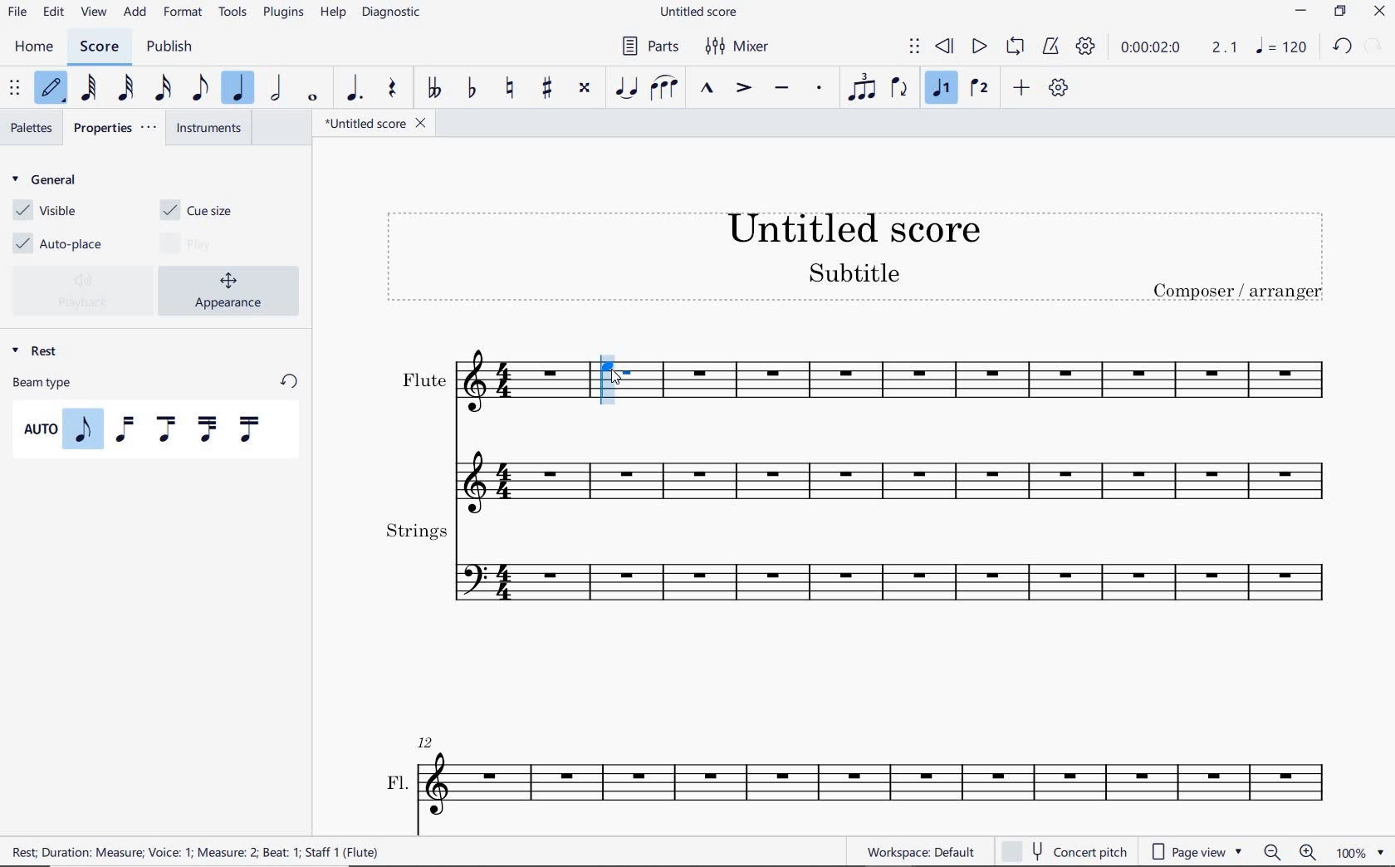 The height and width of the screenshot is (867, 1395). Describe the element at coordinates (184, 11) in the screenshot. I see `FORMAT` at that location.